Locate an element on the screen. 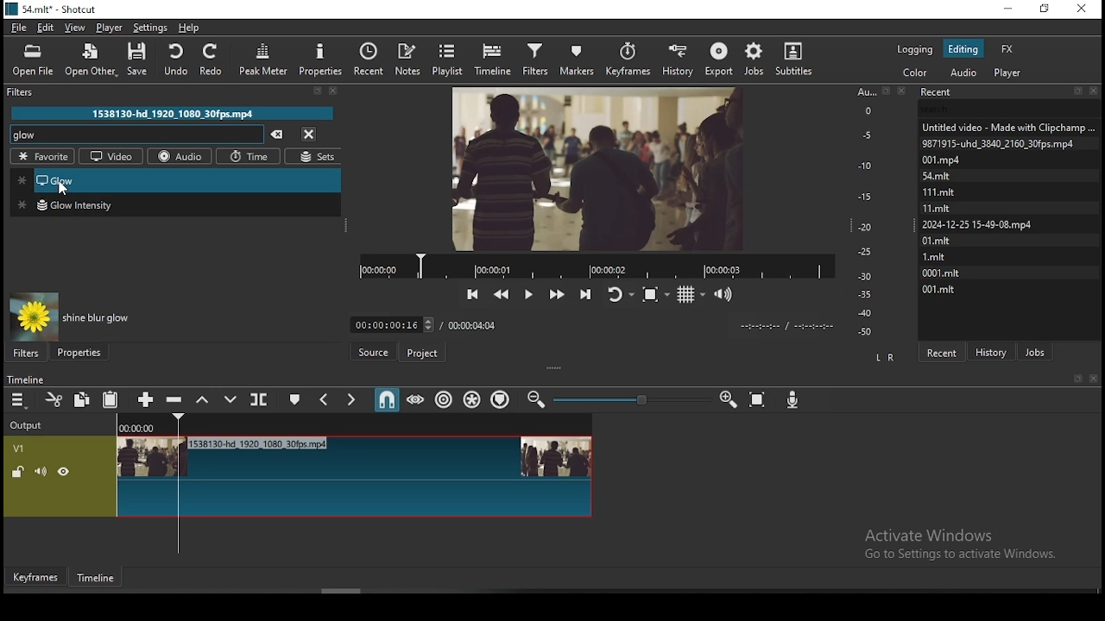  jobs is located at coordinates (752, 60).